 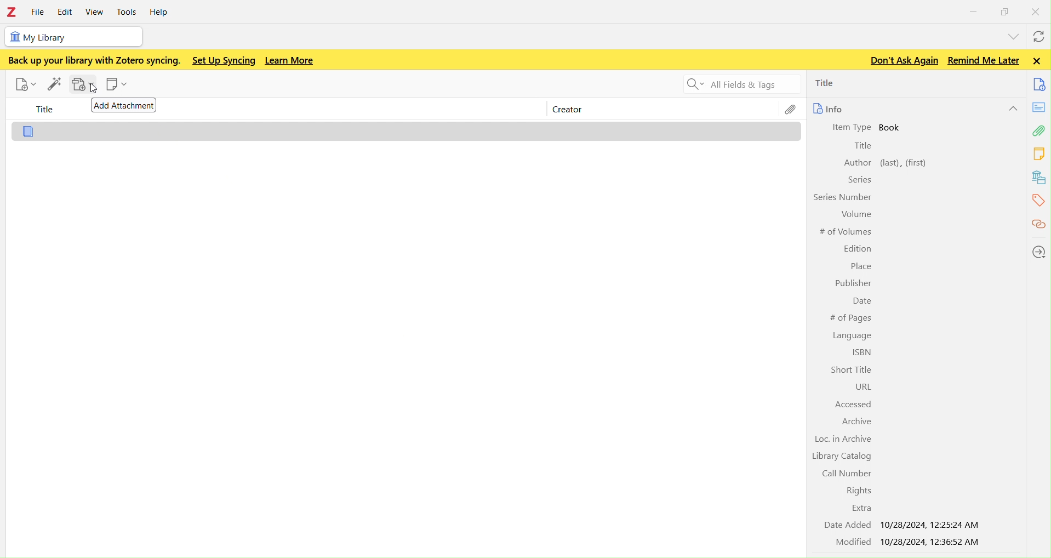 I want to click on notes, so click(x=1040, y=153).